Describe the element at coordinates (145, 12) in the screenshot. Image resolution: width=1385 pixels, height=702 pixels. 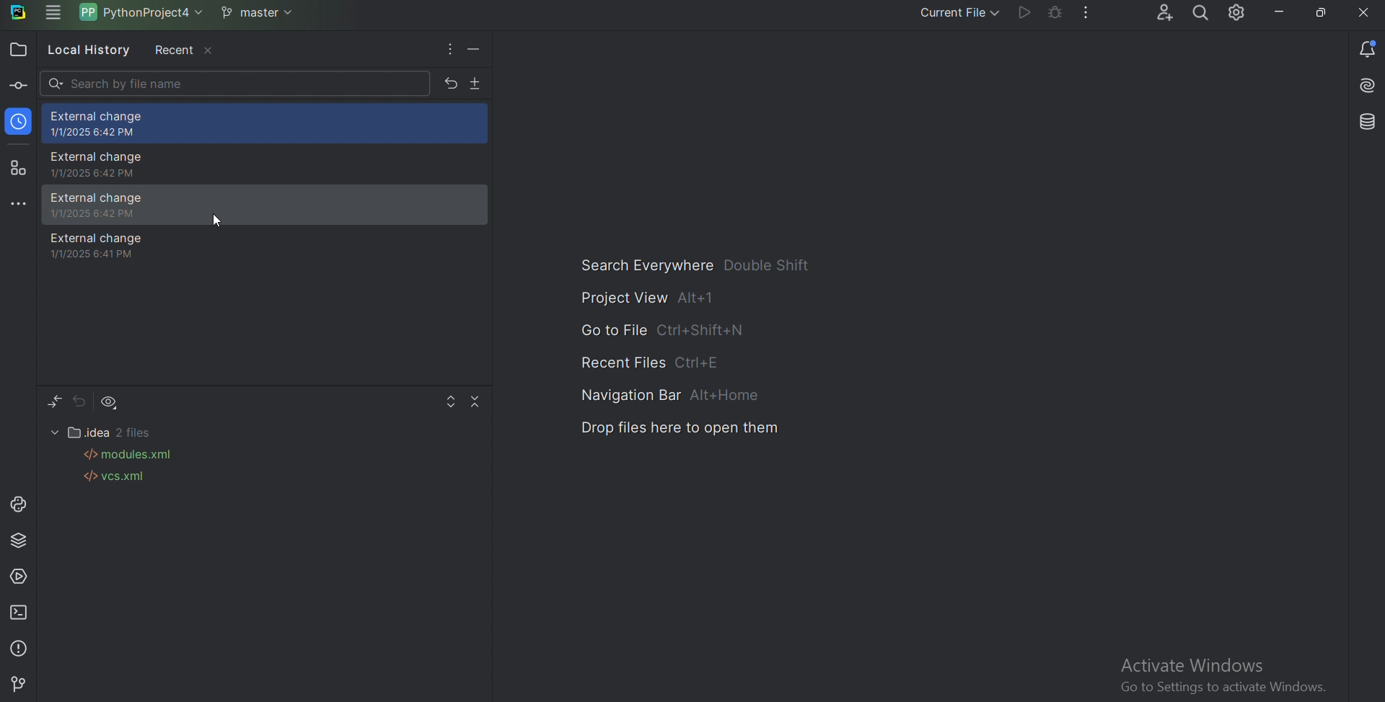
I see `project name` at that location.